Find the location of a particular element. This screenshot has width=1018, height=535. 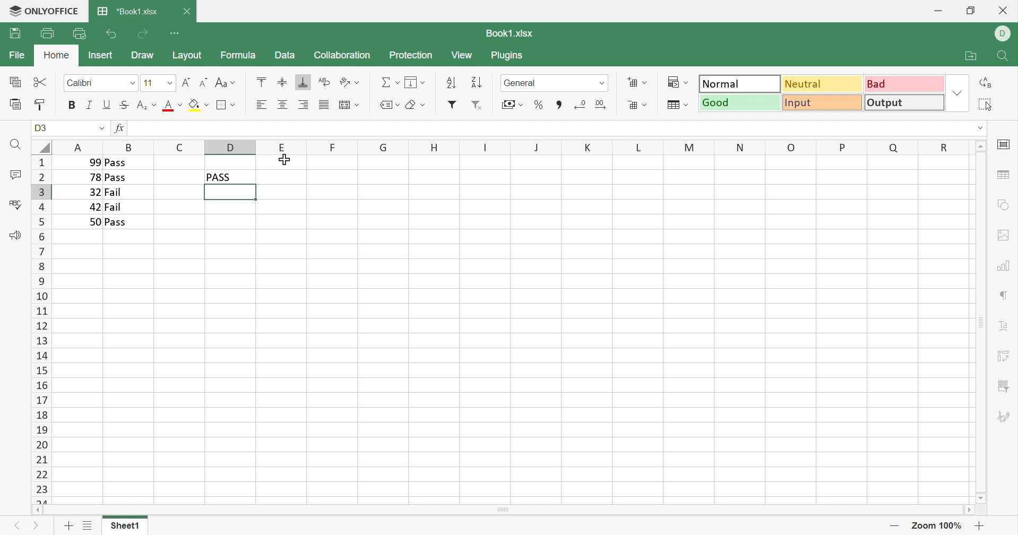

Align middle is located at coordinates (283, 105).